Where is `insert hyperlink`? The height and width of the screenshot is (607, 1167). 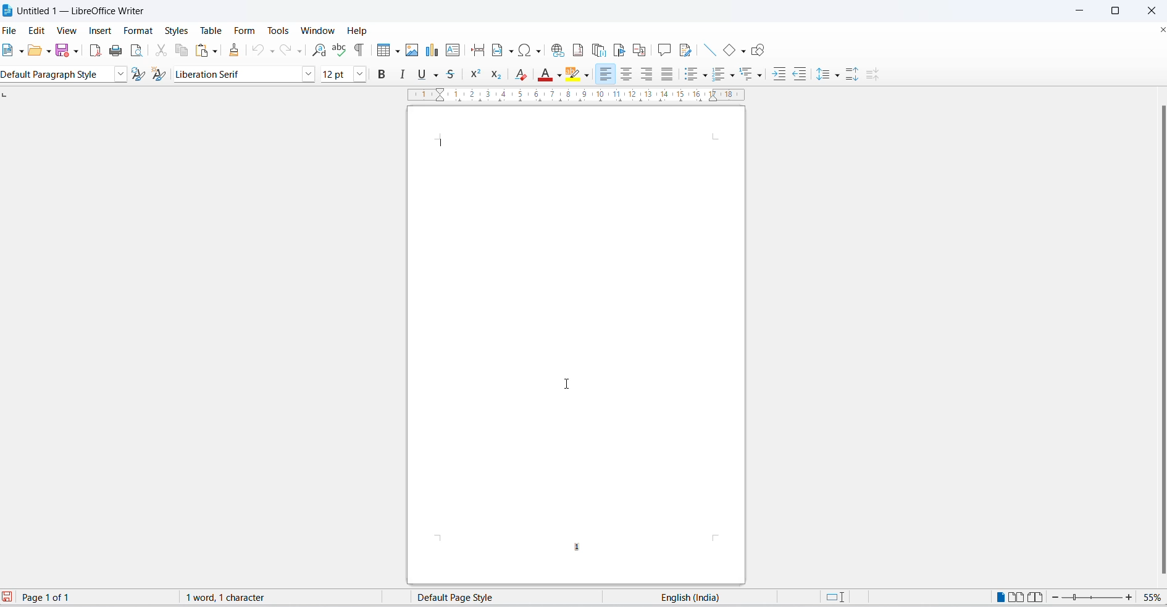 insert hyperlink is located at coordinates (557, 49).